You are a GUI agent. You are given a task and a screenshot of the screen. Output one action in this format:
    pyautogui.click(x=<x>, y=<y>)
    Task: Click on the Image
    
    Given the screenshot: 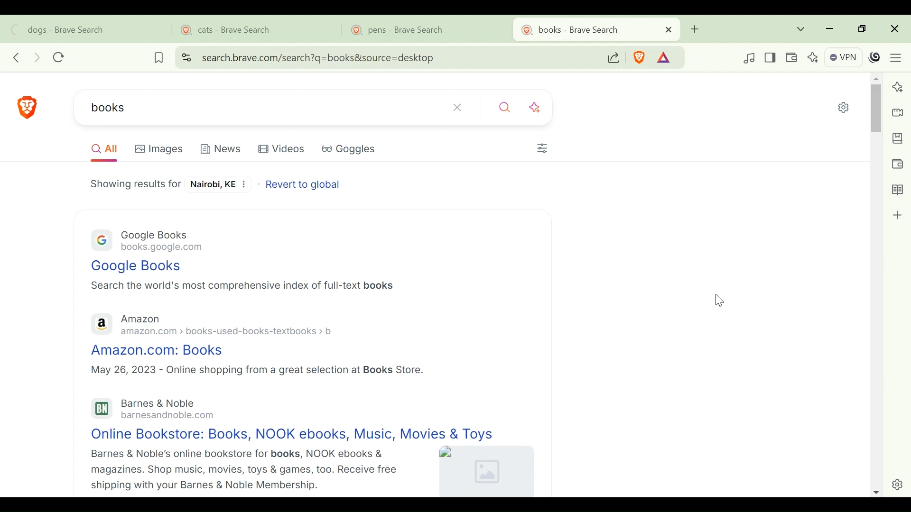 What is the action you would take?
    pyautogui.click(x=487, y=471)
    